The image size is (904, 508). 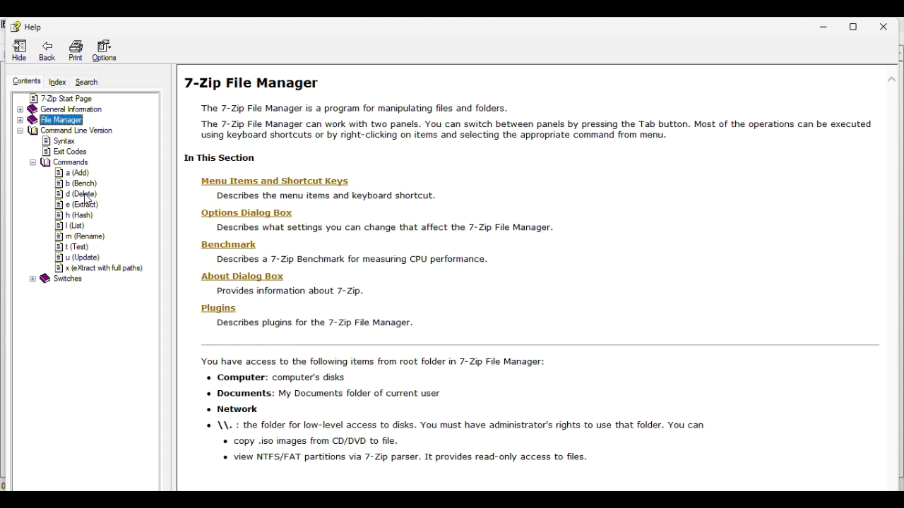 What do you see at coordinates (83, 236) in the screenshot?
I see `m` at bounding box center [83, 236].